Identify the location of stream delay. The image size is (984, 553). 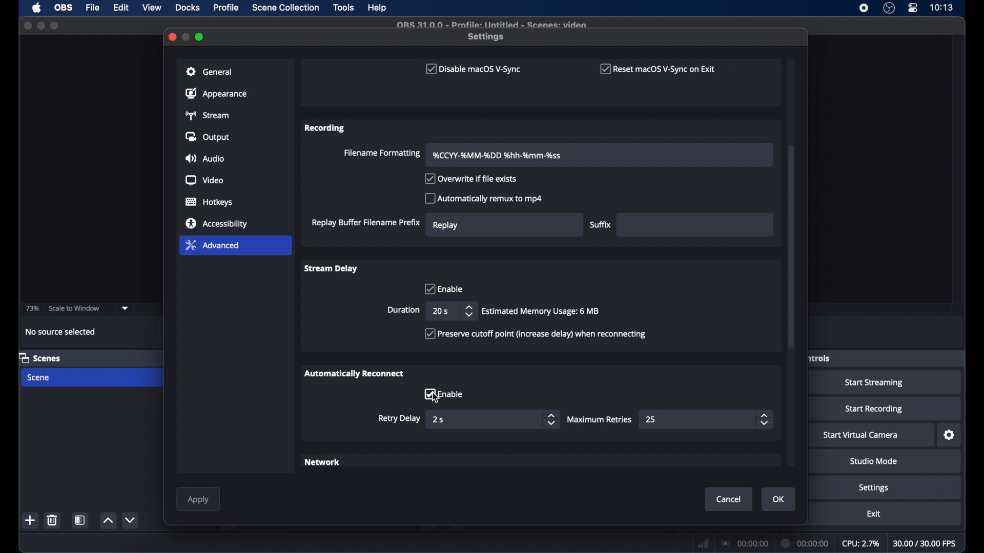
(330, 268).